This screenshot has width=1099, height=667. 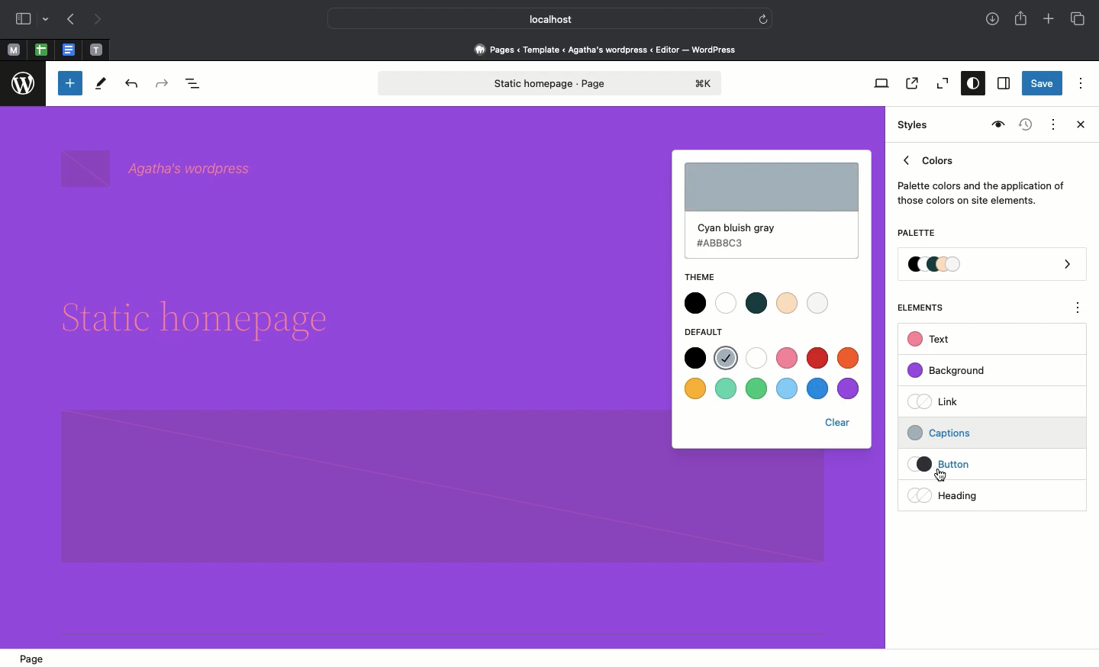 I want to click on Colors, so click(x=981, y=177).